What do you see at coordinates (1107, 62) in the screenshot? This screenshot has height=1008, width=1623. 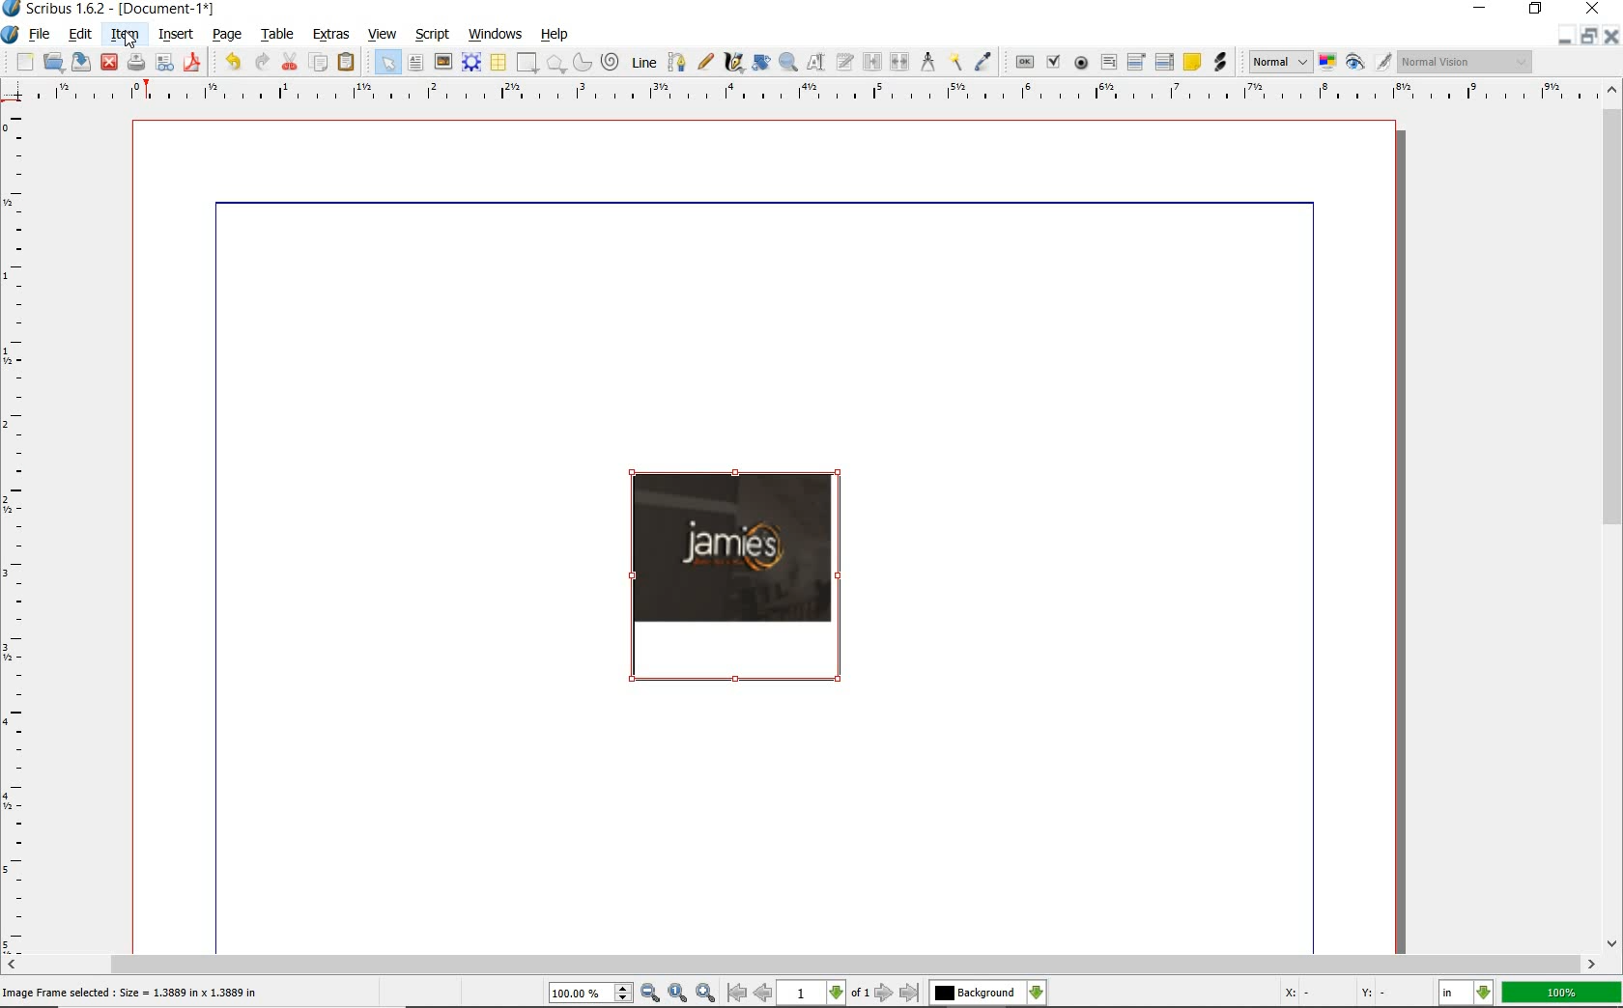 I see `pdf text field` at bounding box center [1107, 62].